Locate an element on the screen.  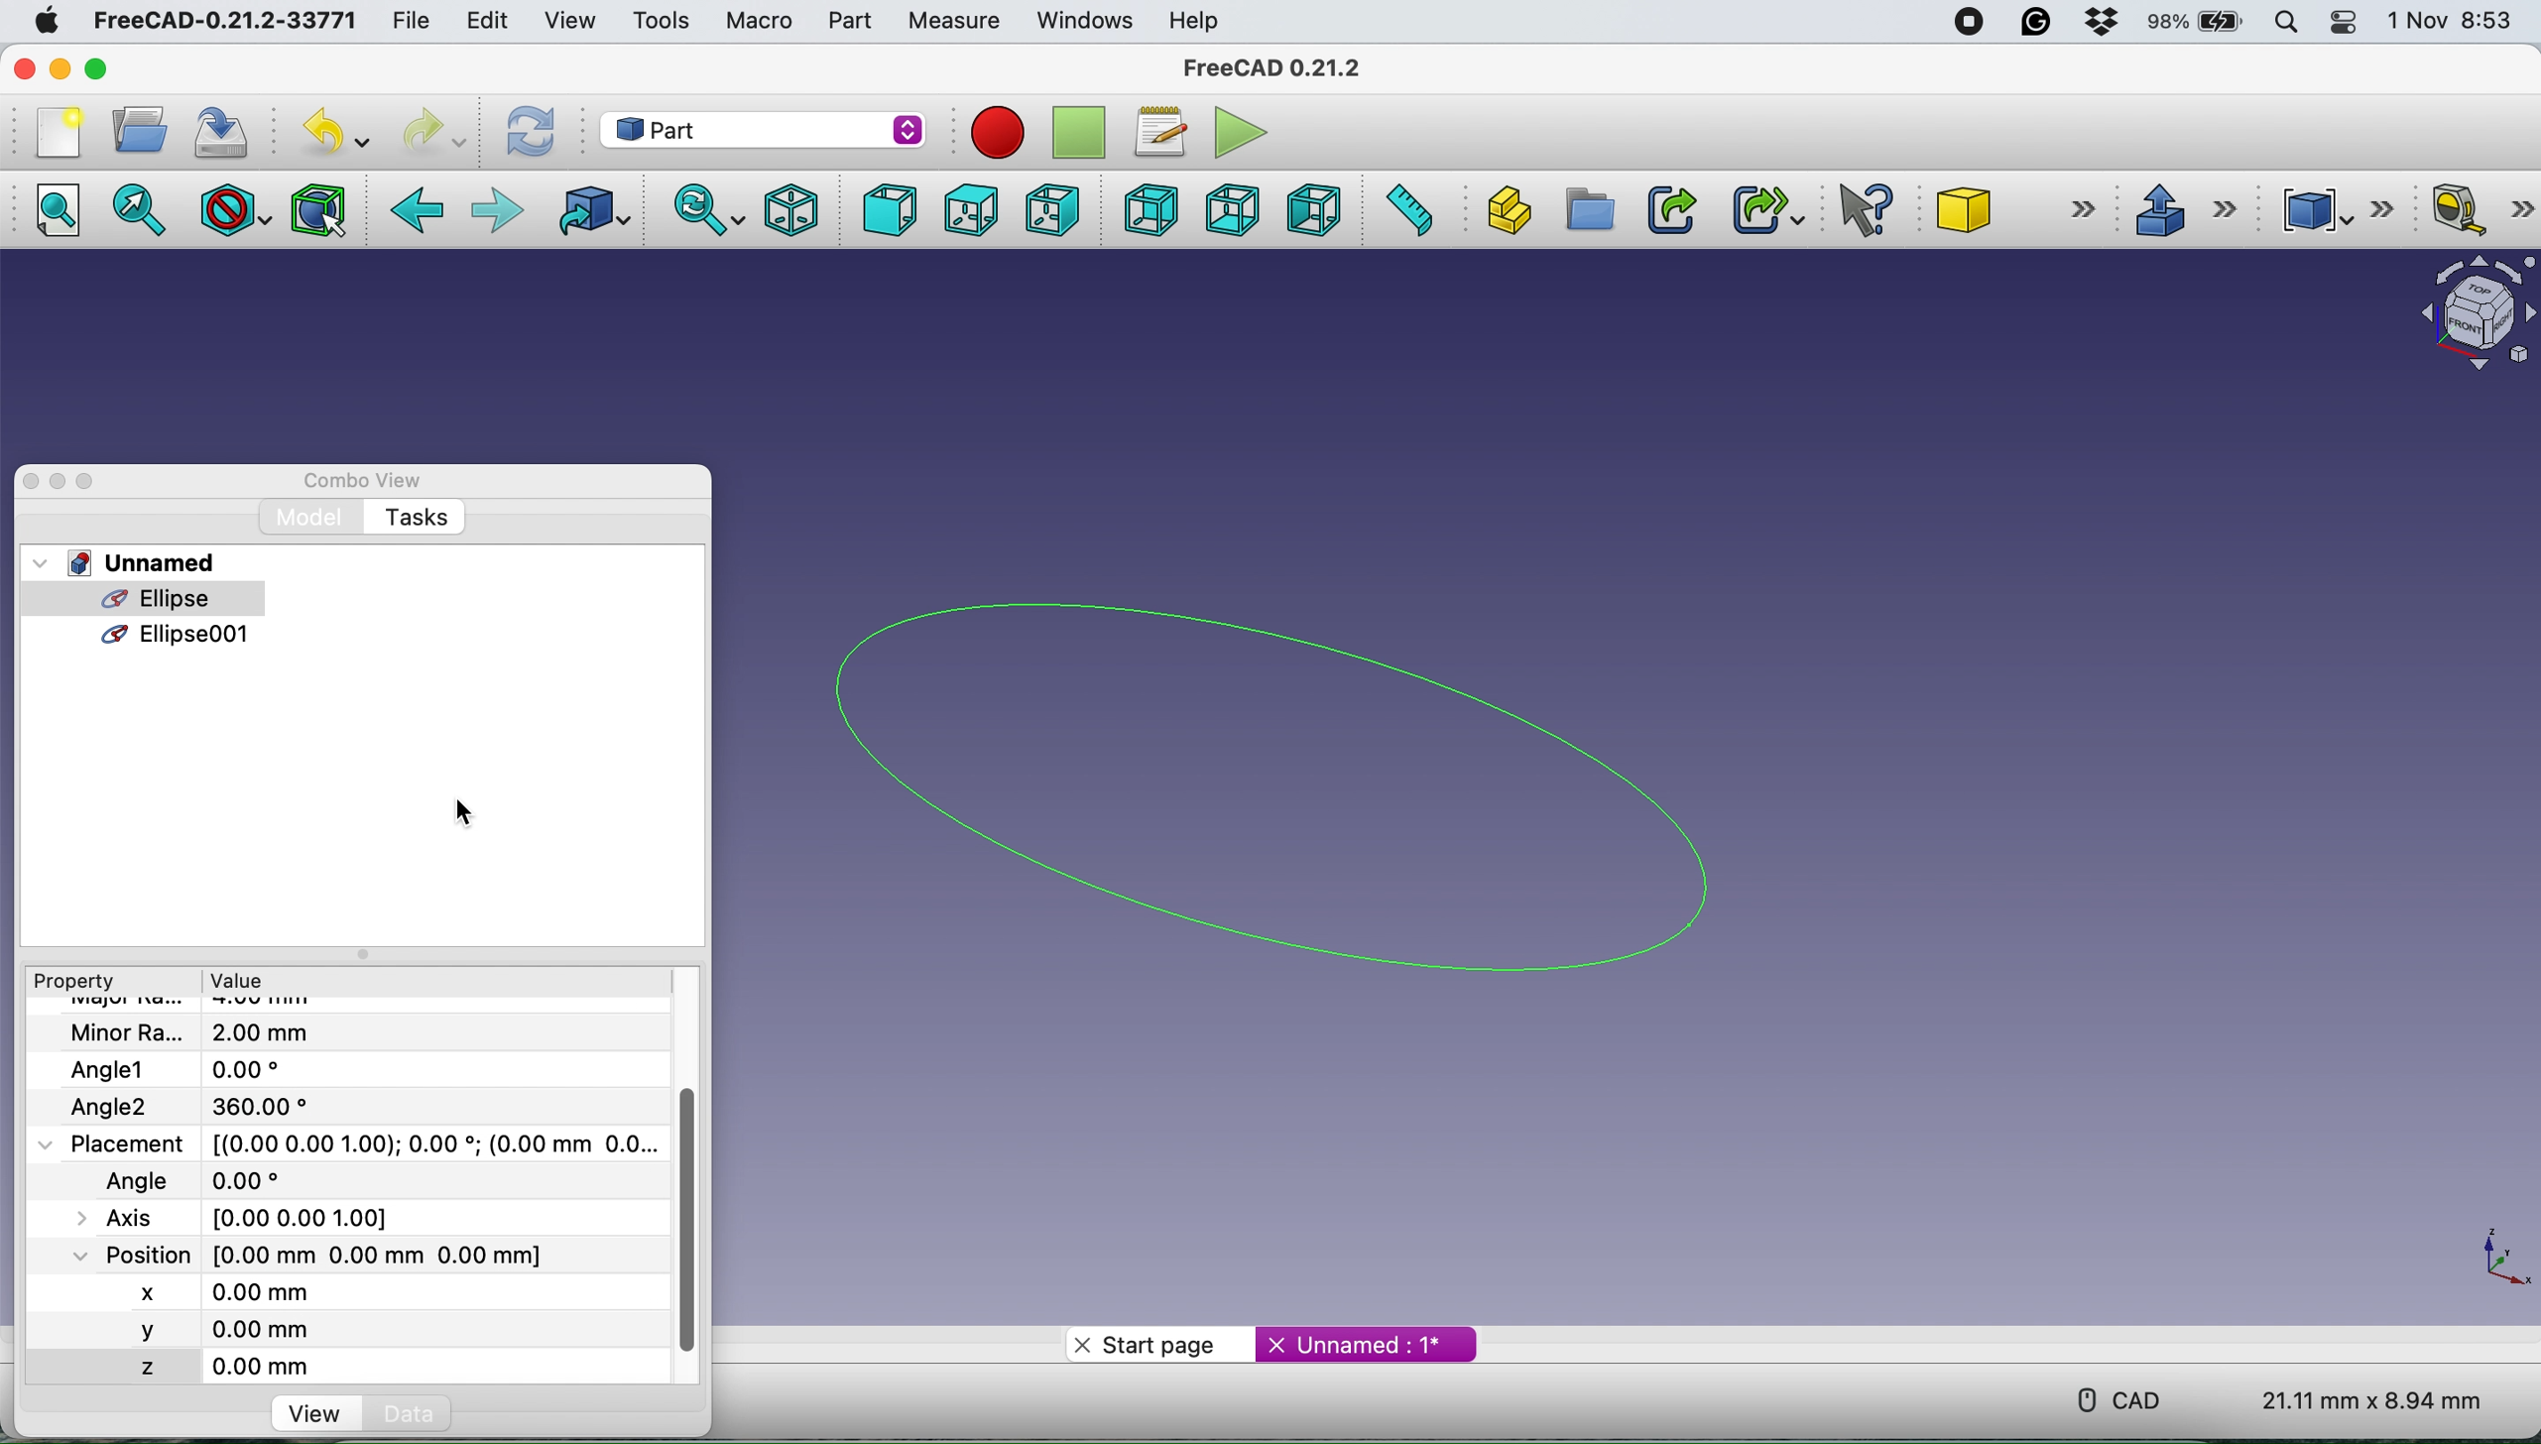
minimise is located at coordinates (60, 481).